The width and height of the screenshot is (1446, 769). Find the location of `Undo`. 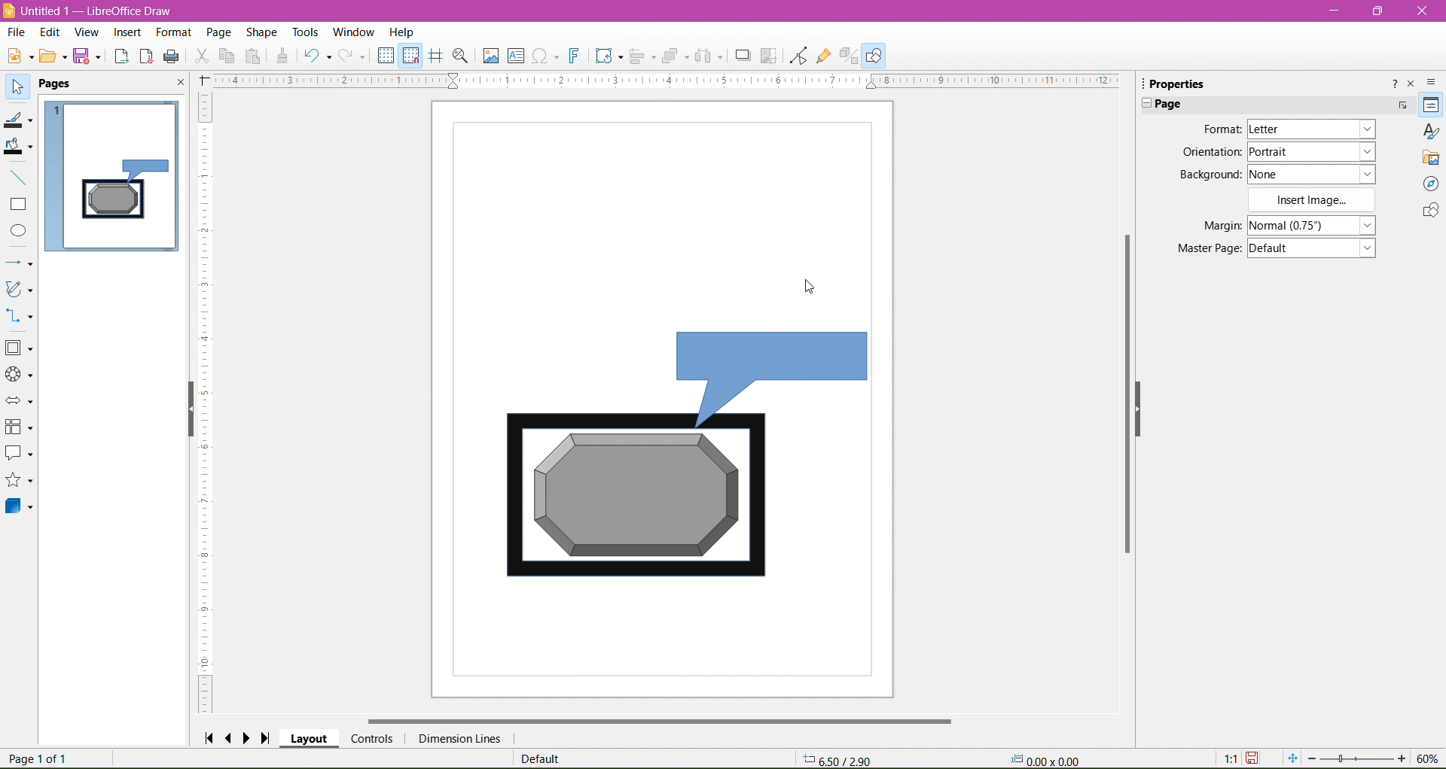

Undo is located at coordinates (317, 55).